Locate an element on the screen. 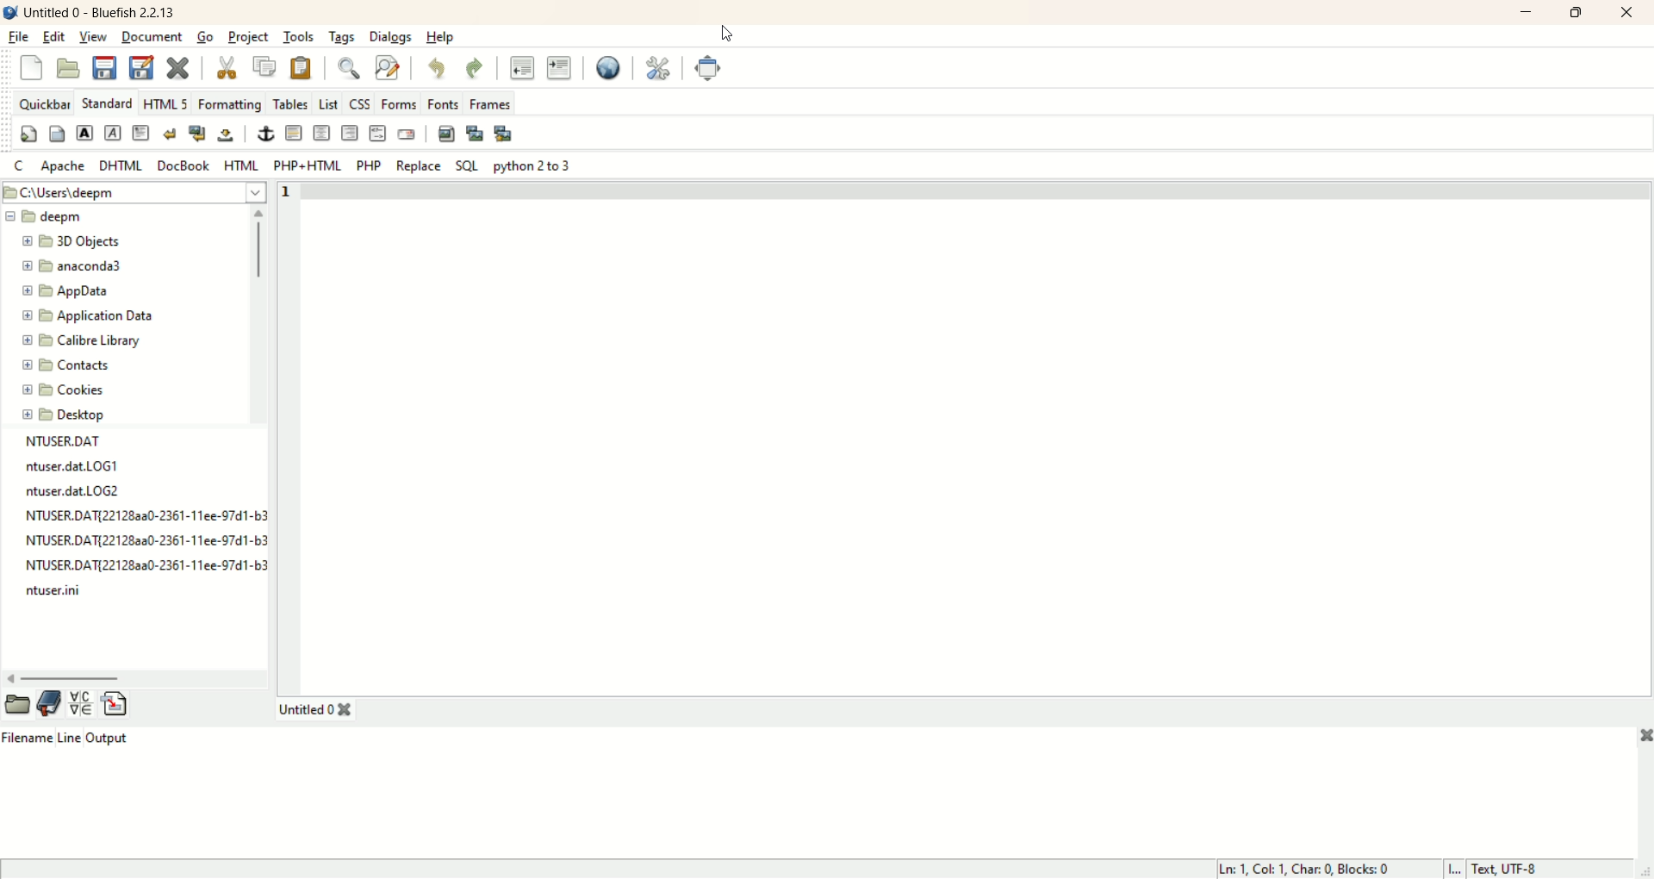 The height and width of the screenshot is (879, 1654). 3D objects is located at coordinates (75, 242).